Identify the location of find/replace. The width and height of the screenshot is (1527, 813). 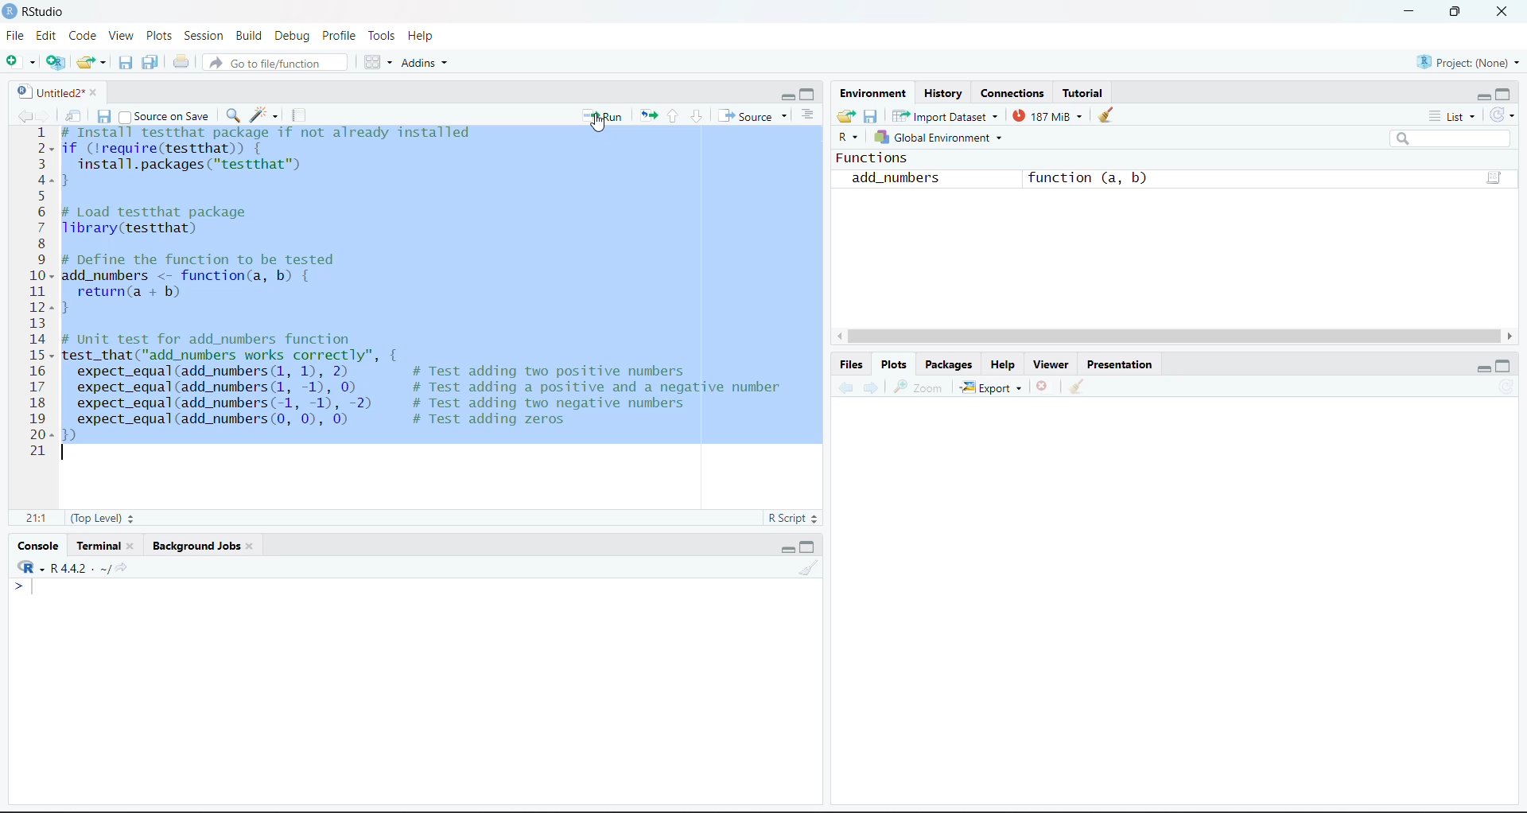
(234, 115).